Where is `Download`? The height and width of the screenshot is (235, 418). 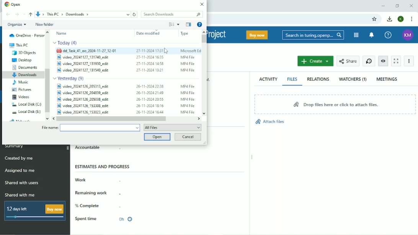
Download is located at coordinates (390, 19).